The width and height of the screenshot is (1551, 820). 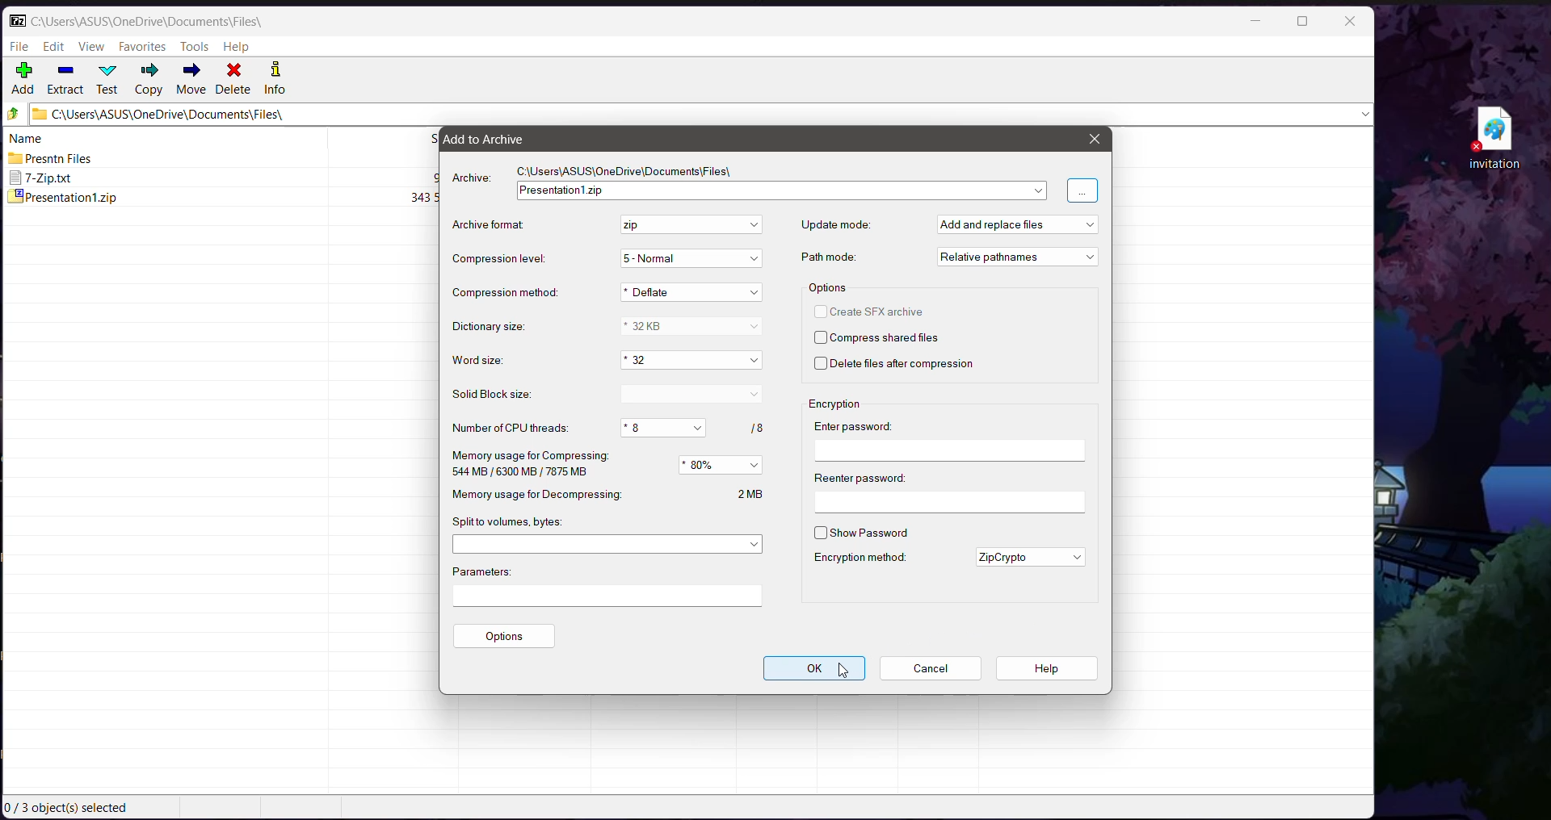 I want to click on Current Folder Path, so click(x=700, y=115).